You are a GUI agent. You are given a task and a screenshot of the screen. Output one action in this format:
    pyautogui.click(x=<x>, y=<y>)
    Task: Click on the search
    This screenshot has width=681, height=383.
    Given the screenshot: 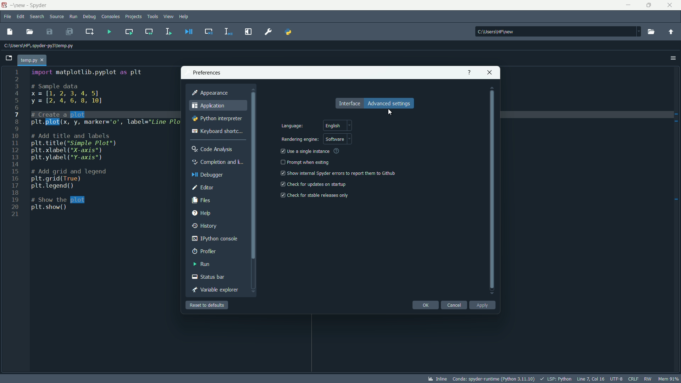 What is the action you would take?
    pyautogui.click(x=37, y=17)
    